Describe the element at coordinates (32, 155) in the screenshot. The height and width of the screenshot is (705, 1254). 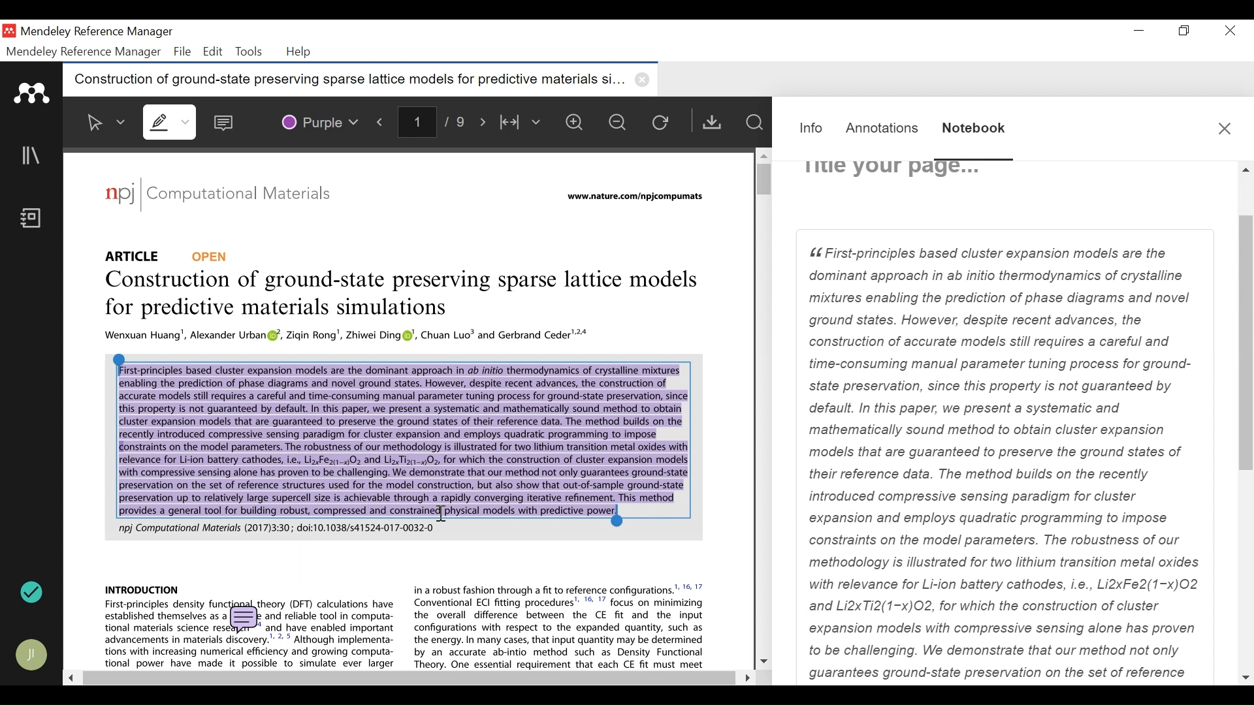
I see `Library` at that location.